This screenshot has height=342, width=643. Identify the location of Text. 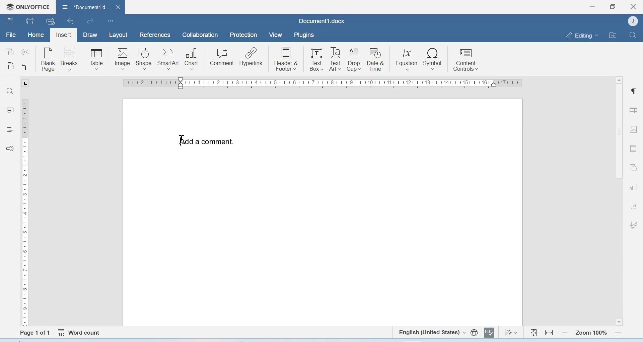
(634, 206).